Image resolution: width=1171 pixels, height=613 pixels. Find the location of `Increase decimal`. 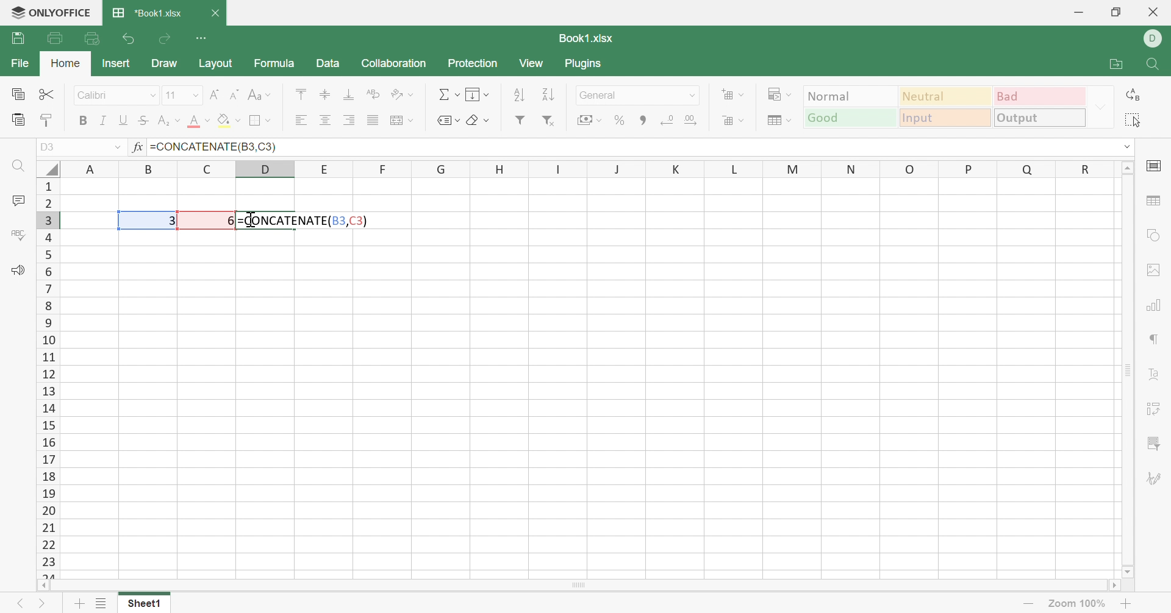

Increase decimal is located at coordinates (691, 121).